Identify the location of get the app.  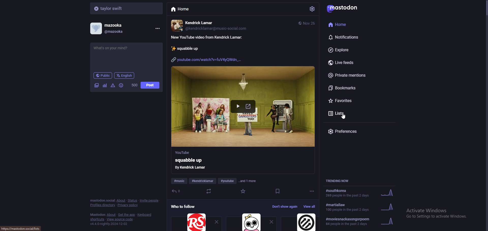
(127, 215).